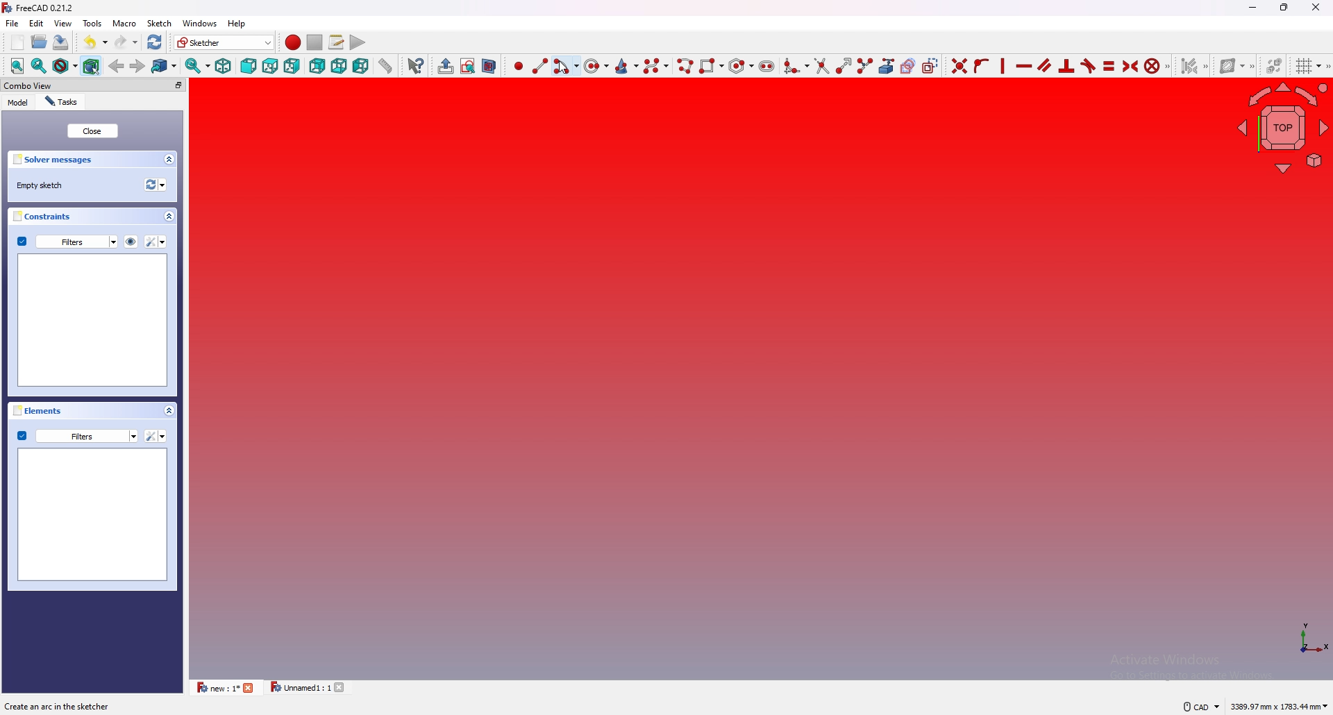  I want to click on front, so click(247, 67).